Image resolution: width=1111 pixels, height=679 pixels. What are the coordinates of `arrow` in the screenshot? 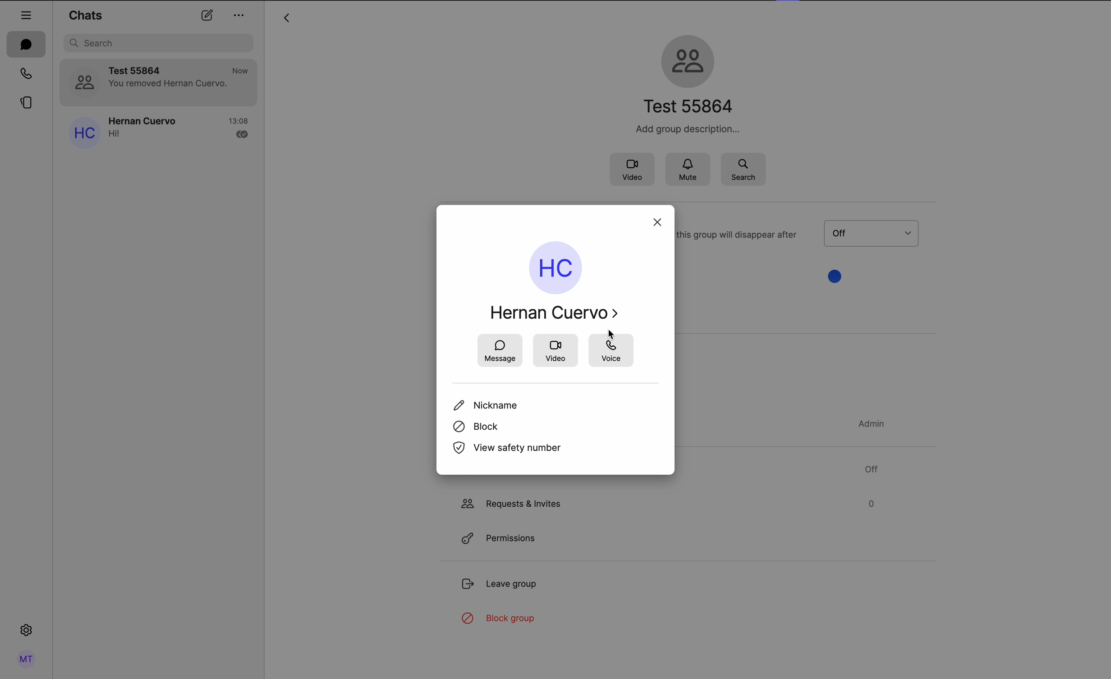 It's located at (286, 19).